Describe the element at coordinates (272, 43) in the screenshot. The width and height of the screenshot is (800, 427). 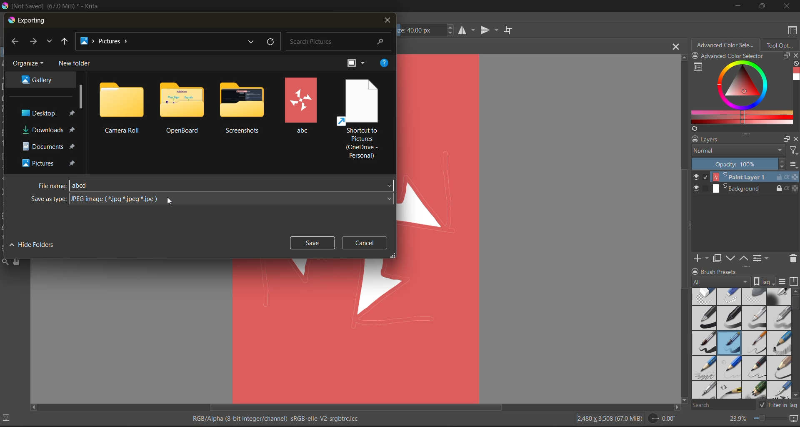
I see `refresh` at that location.